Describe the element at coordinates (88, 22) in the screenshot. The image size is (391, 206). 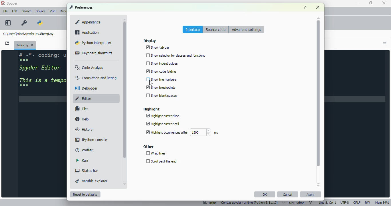
I see `appearance` at that location.